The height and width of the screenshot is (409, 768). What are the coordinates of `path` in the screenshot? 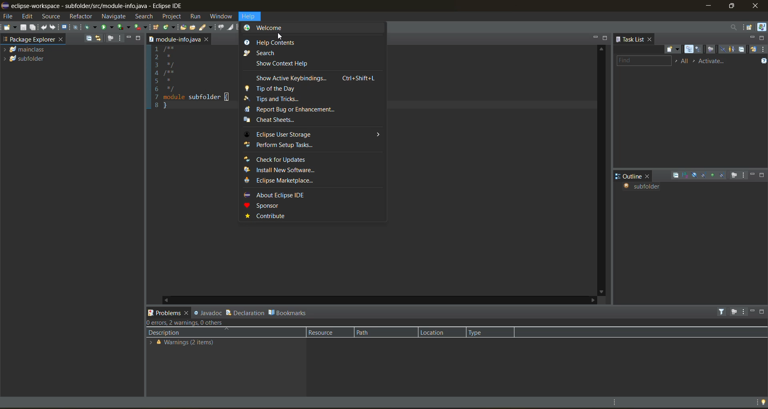 It's located at (366, 333).